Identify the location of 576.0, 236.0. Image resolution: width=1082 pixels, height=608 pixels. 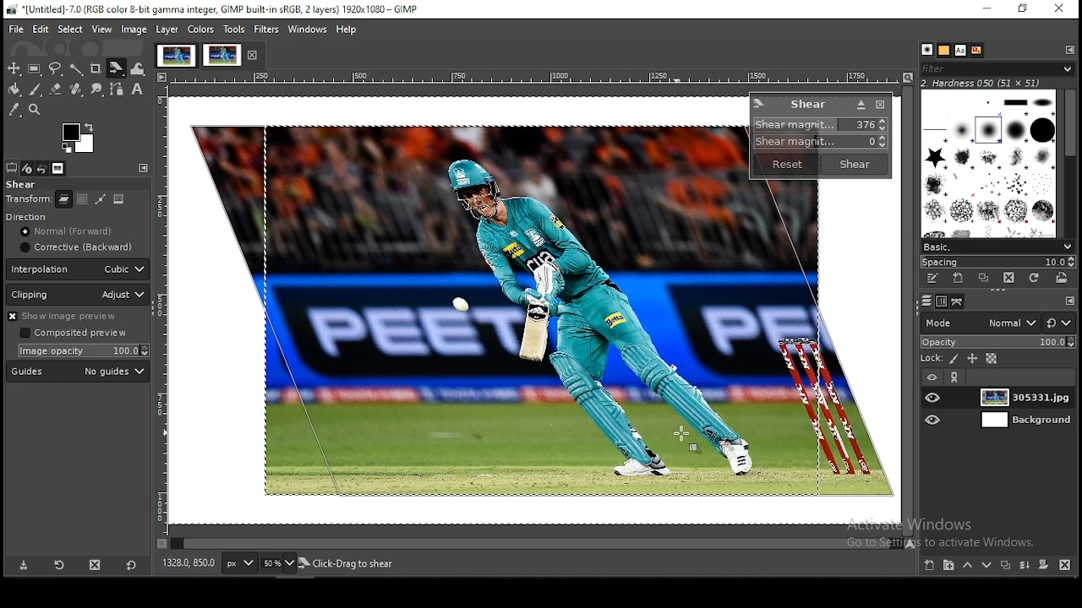
(189, 562).